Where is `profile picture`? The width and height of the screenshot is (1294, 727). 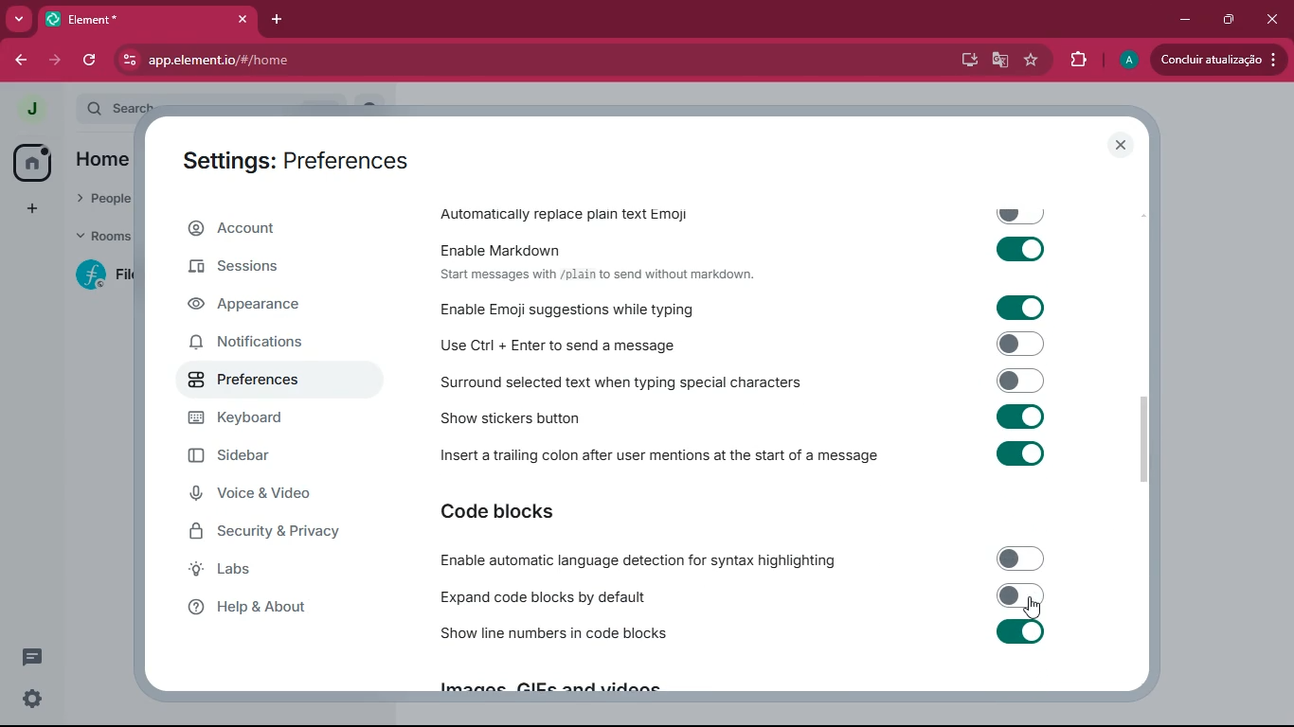 profile picture is located at coordinates (1127, 61).